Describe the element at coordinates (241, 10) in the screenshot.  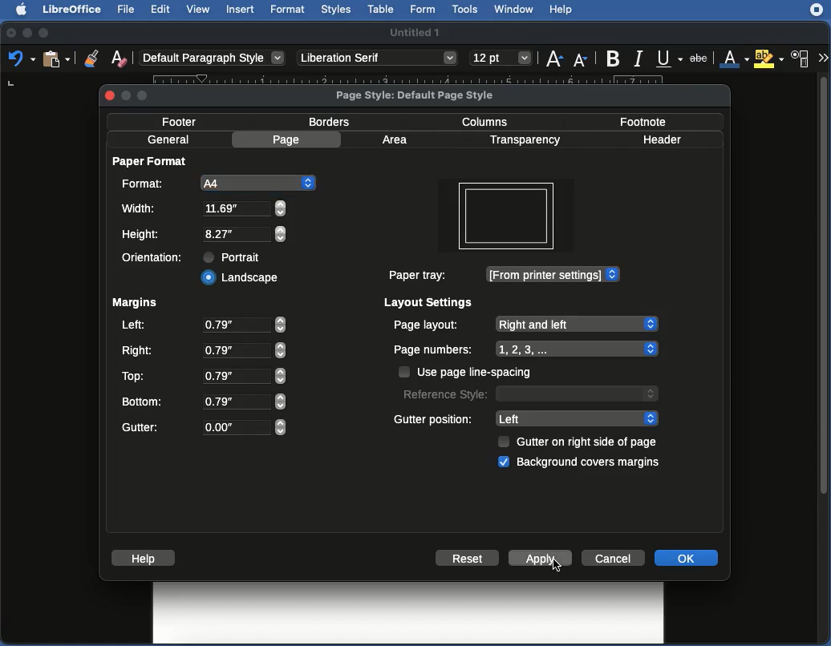
I see `Insert` at that location.